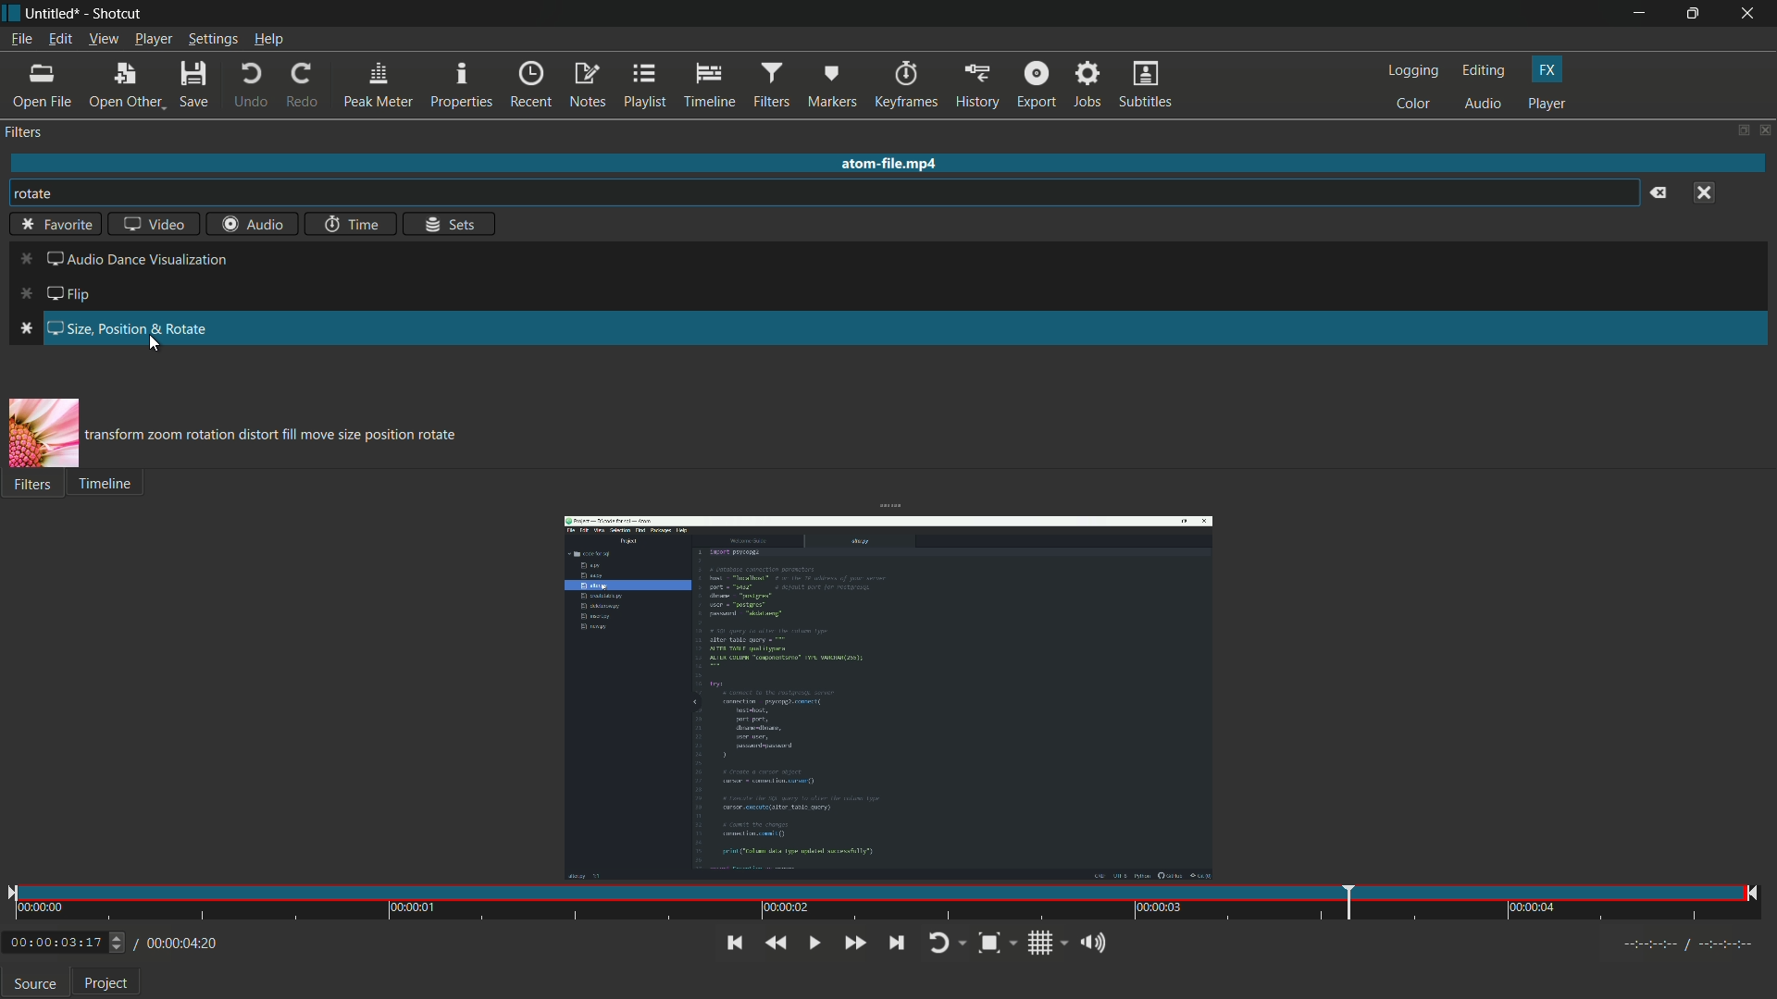 The image size is (1777, 999). Describe the element at coordinates (905, 165) in the screenshot. I see `atom-file.mp4 (imported video name)` at that location.